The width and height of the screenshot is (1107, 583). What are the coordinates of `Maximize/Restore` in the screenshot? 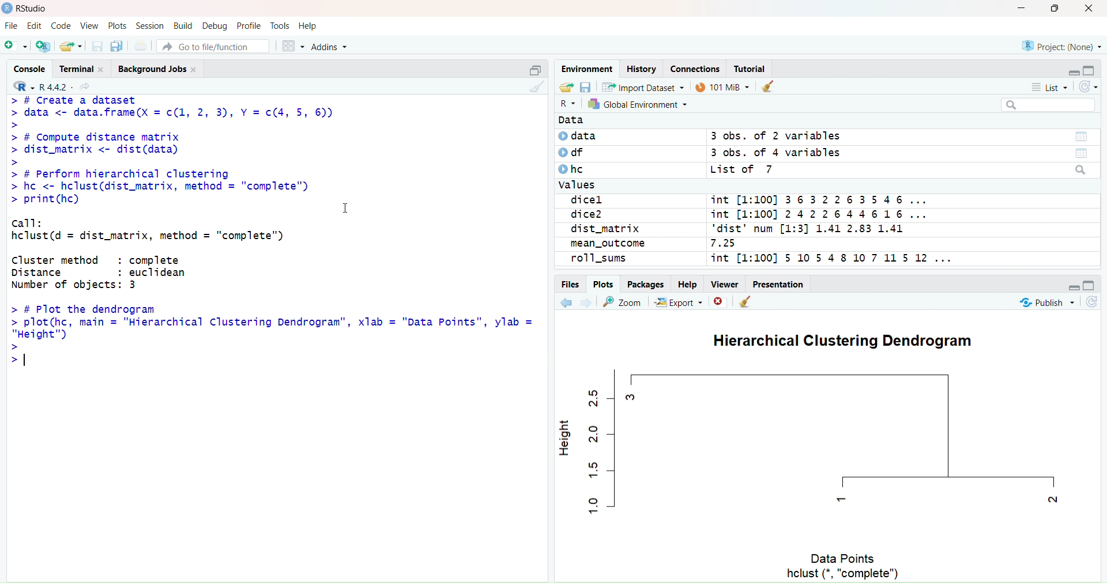 It's located at (1059, 10).